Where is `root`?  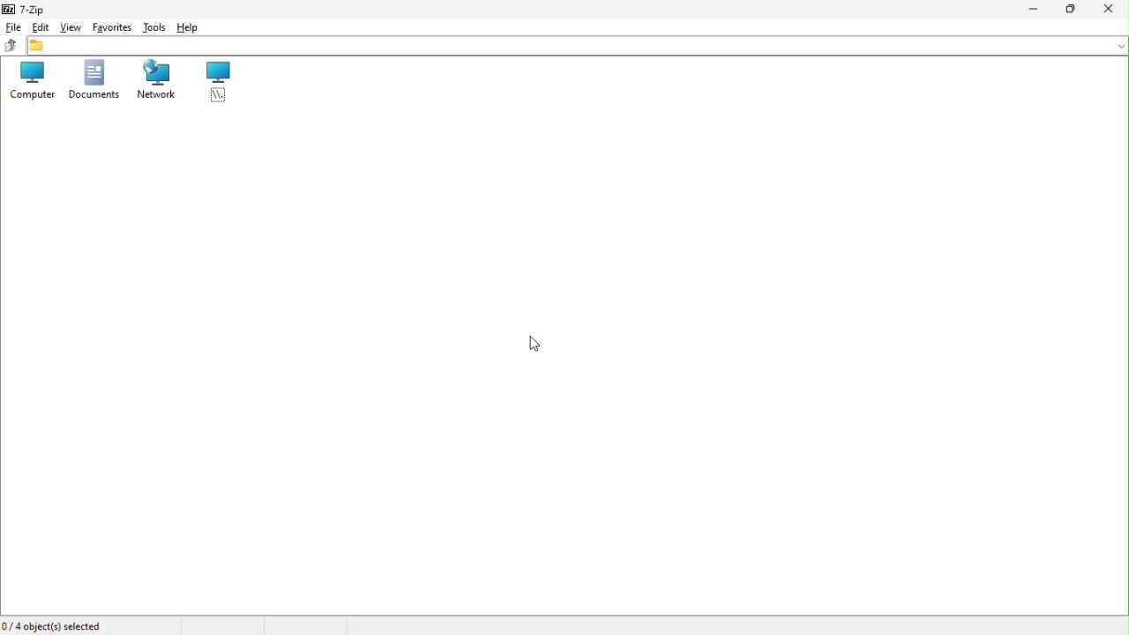
root is located at coordinates (218, 83).